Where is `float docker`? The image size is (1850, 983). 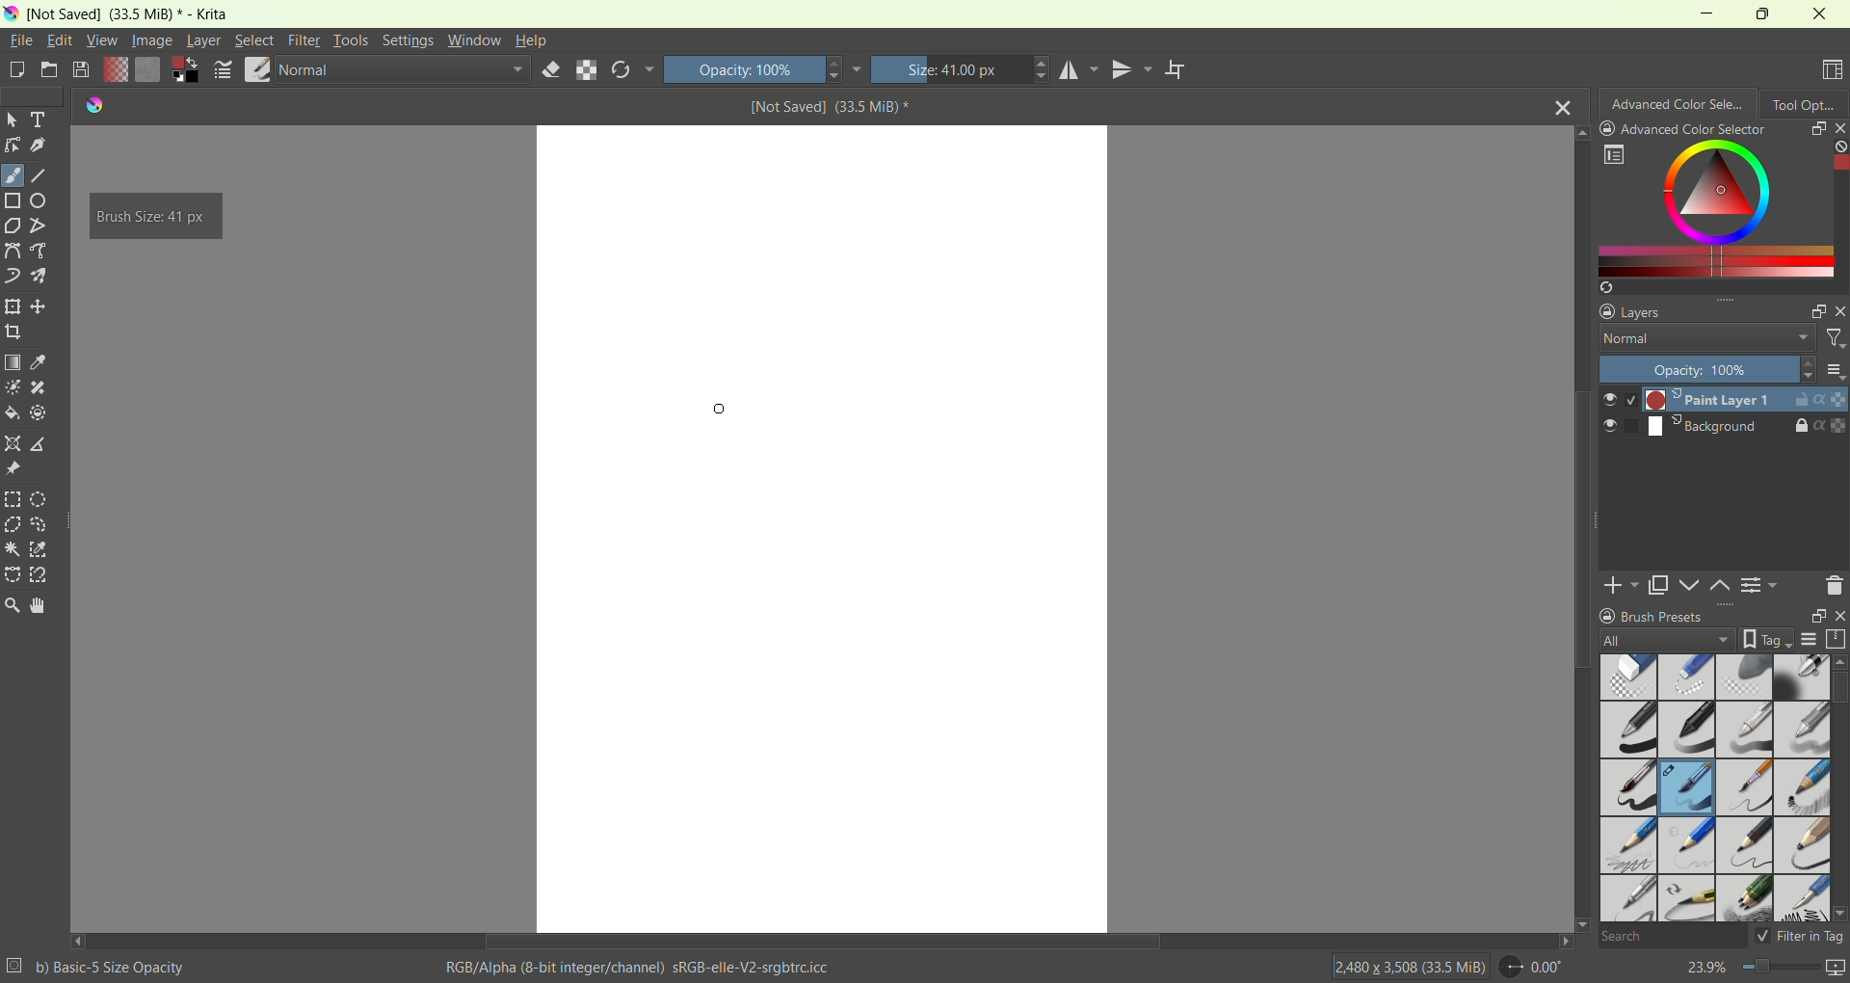 float docker is located at coordinates (1812, 616).